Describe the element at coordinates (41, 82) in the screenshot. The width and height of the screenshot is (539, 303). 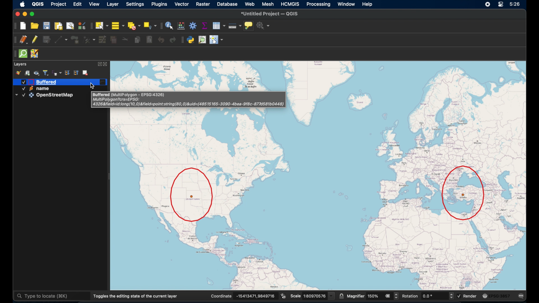
I see `active buffered layer` at that location.